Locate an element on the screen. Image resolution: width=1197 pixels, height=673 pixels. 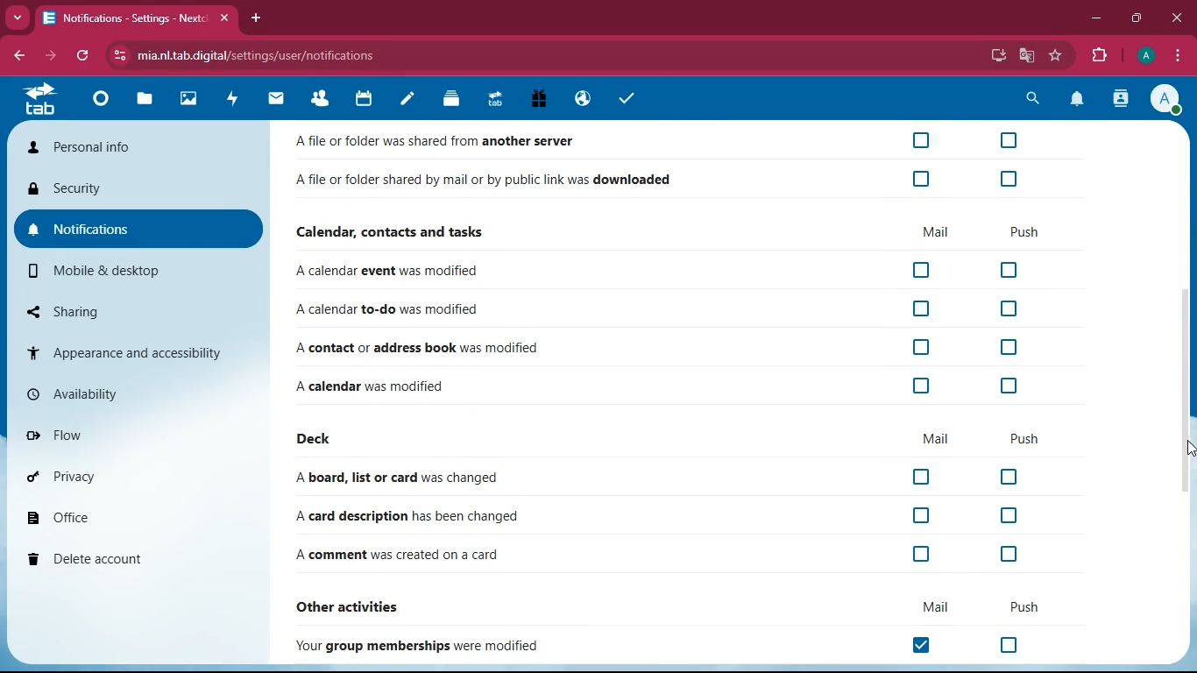
friends is located at coordinates (324, 98).